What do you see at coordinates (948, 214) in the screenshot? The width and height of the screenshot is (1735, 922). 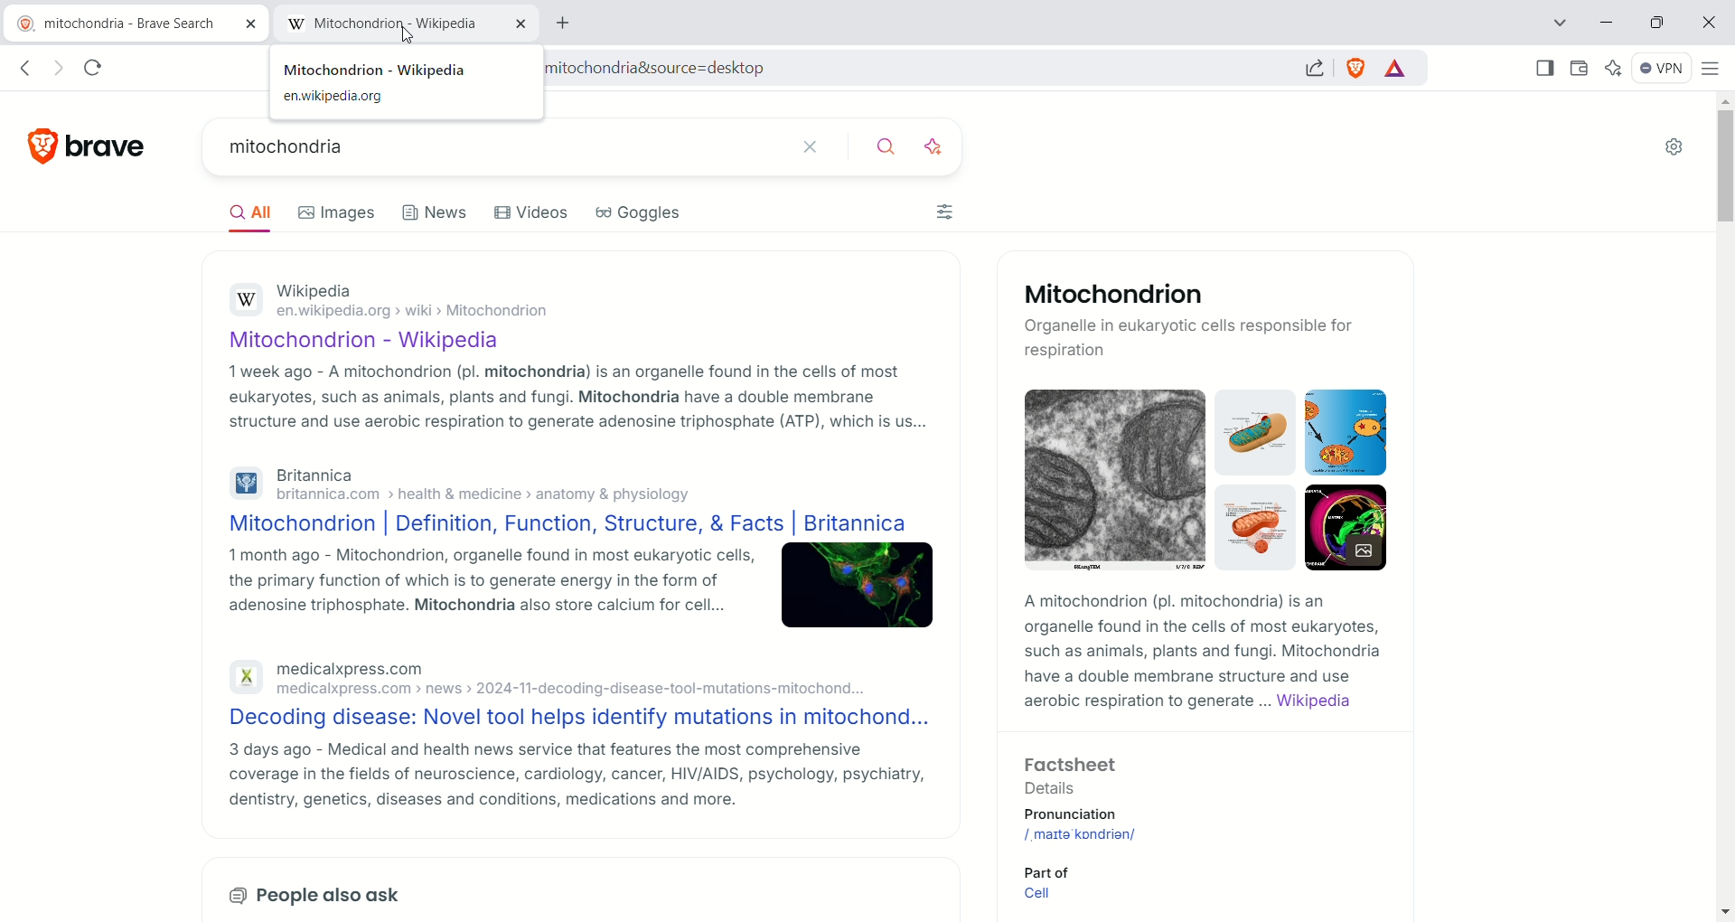 I see `filters` at bounding box center [948, 214].